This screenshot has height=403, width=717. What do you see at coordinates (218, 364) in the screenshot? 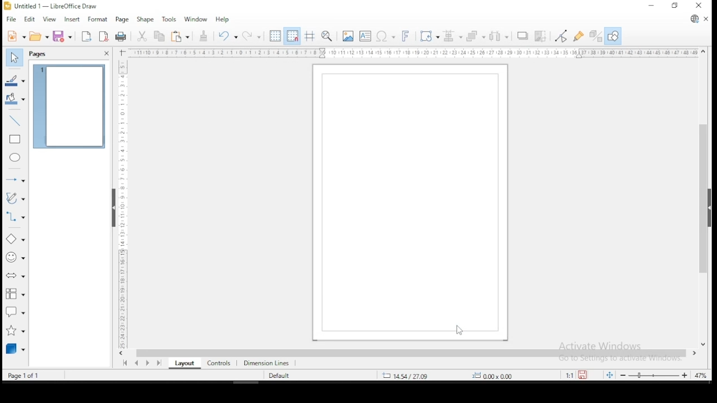
I see `controls` at bounding box center [218, 364].